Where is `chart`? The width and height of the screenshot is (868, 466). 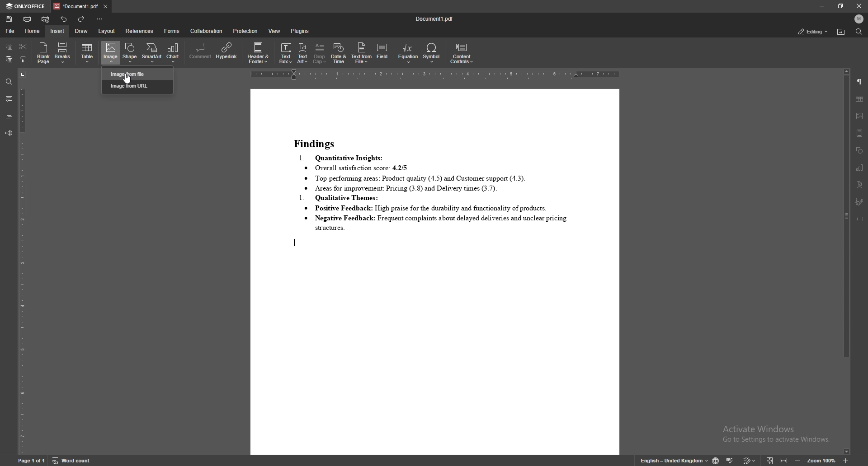 chart is located at coordinates (860, 167).